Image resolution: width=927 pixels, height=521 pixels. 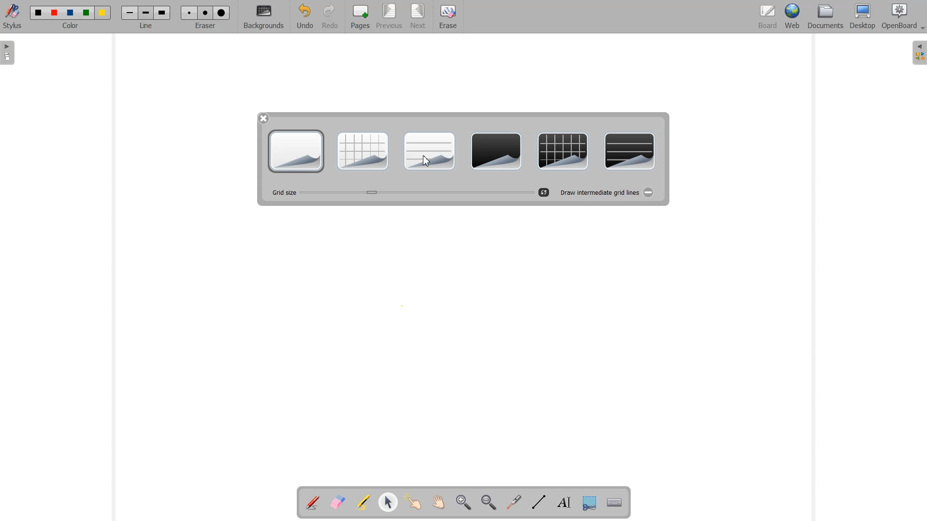 I want to click on Erase Annotation, so click(x=339, y=503).